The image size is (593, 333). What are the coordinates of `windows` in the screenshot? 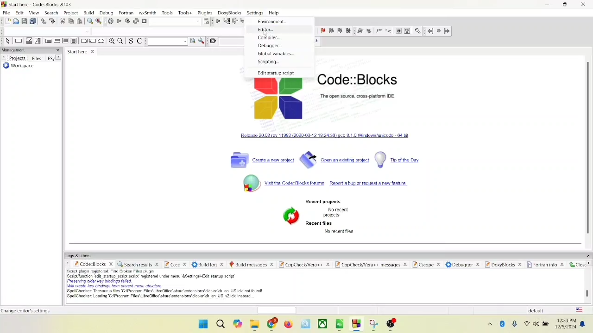 It's located at (203, 324).